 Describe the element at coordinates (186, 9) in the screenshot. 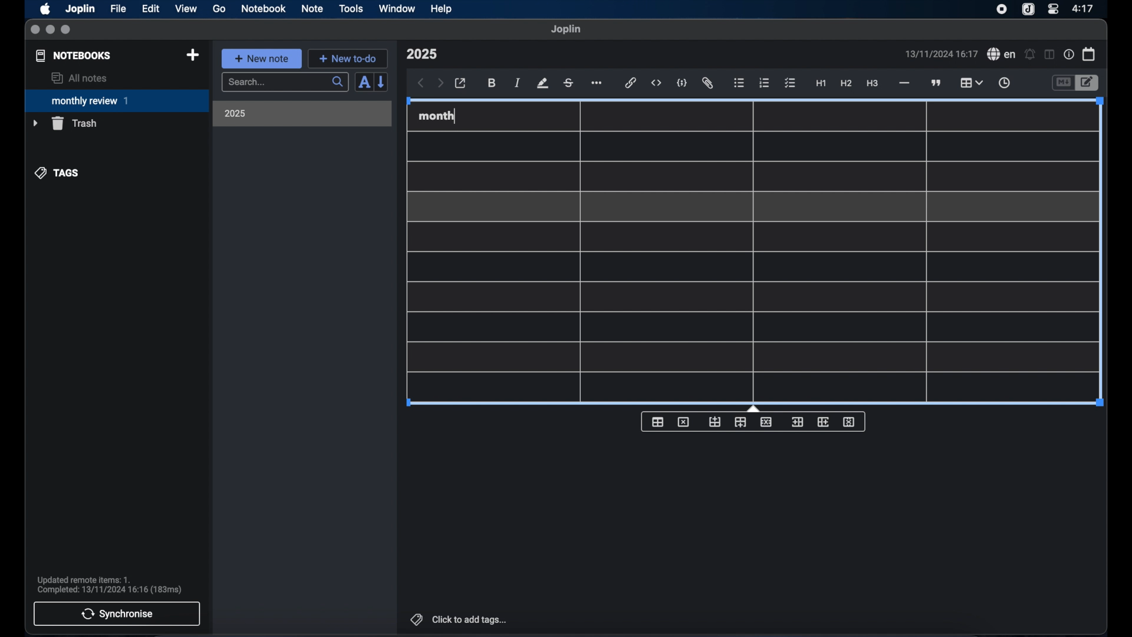

I see `view` at that location.